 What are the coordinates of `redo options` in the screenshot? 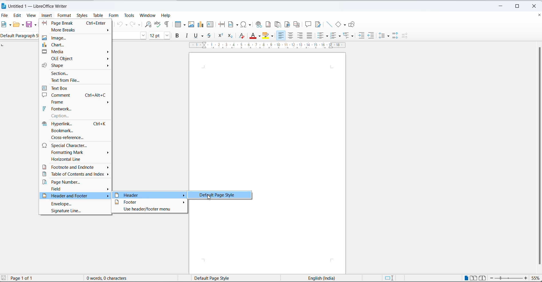 It's located at (139, 25).